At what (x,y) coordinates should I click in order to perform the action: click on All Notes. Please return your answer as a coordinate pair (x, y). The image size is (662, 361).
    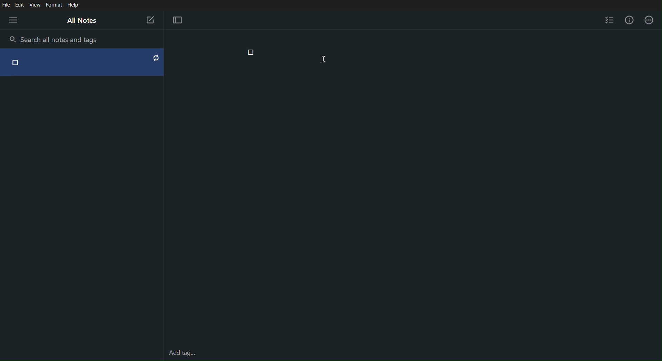
    Looking at the image, I should click on (81, 20).